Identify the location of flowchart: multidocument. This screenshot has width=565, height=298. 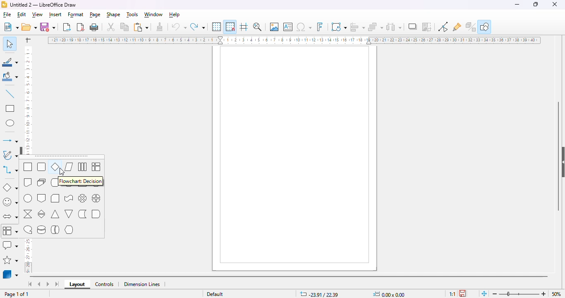
(42, 182).